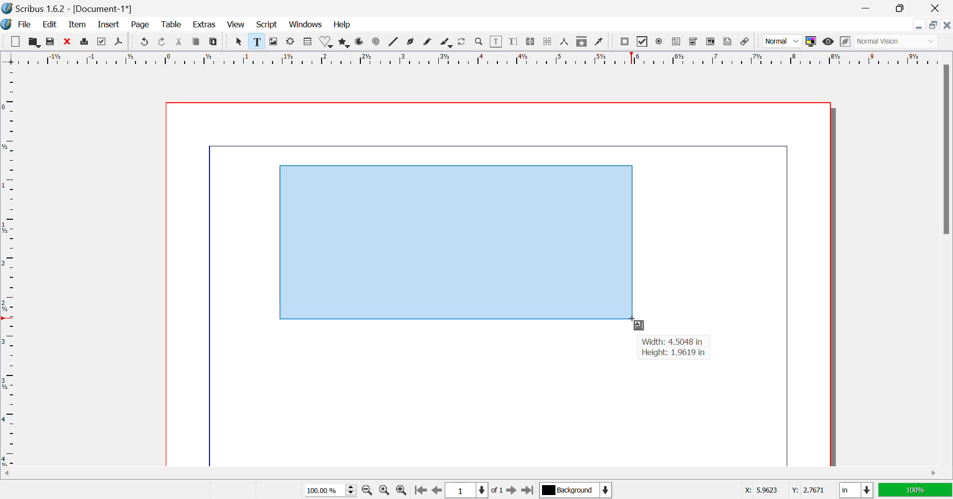 Image resolution: width=953 pixels, height=499 pixels. I want to click on Edit in Preview Mode, so click(845, 43).